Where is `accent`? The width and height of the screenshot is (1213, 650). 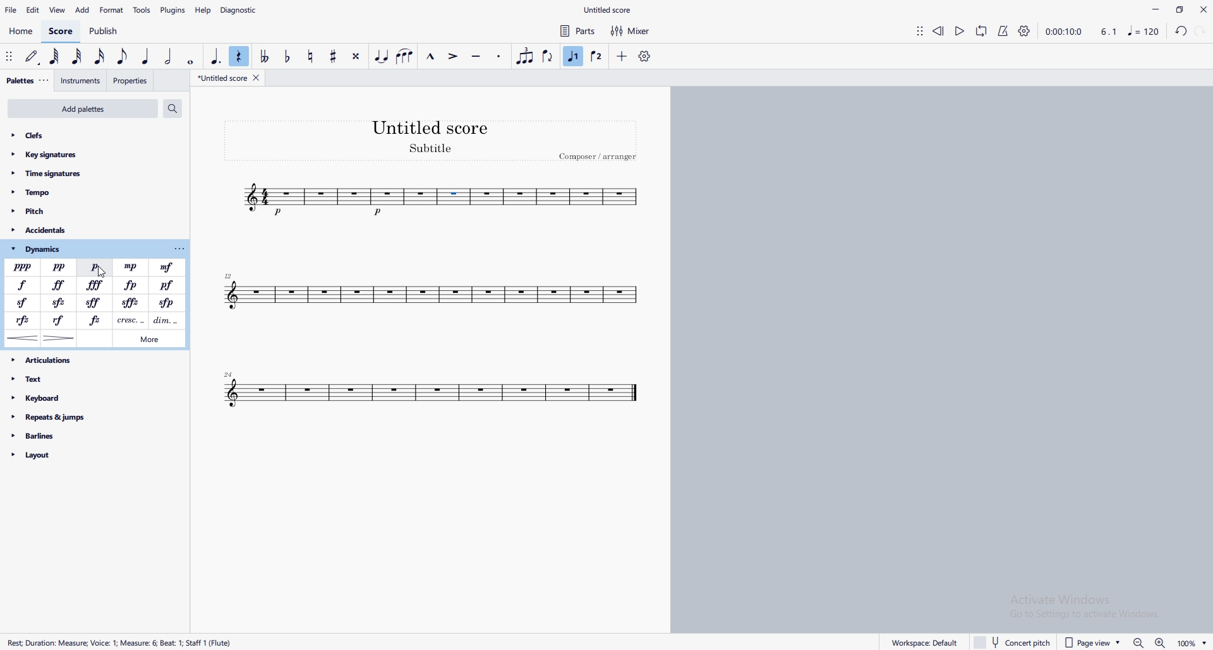
accent is located at coordinates (454, 56).